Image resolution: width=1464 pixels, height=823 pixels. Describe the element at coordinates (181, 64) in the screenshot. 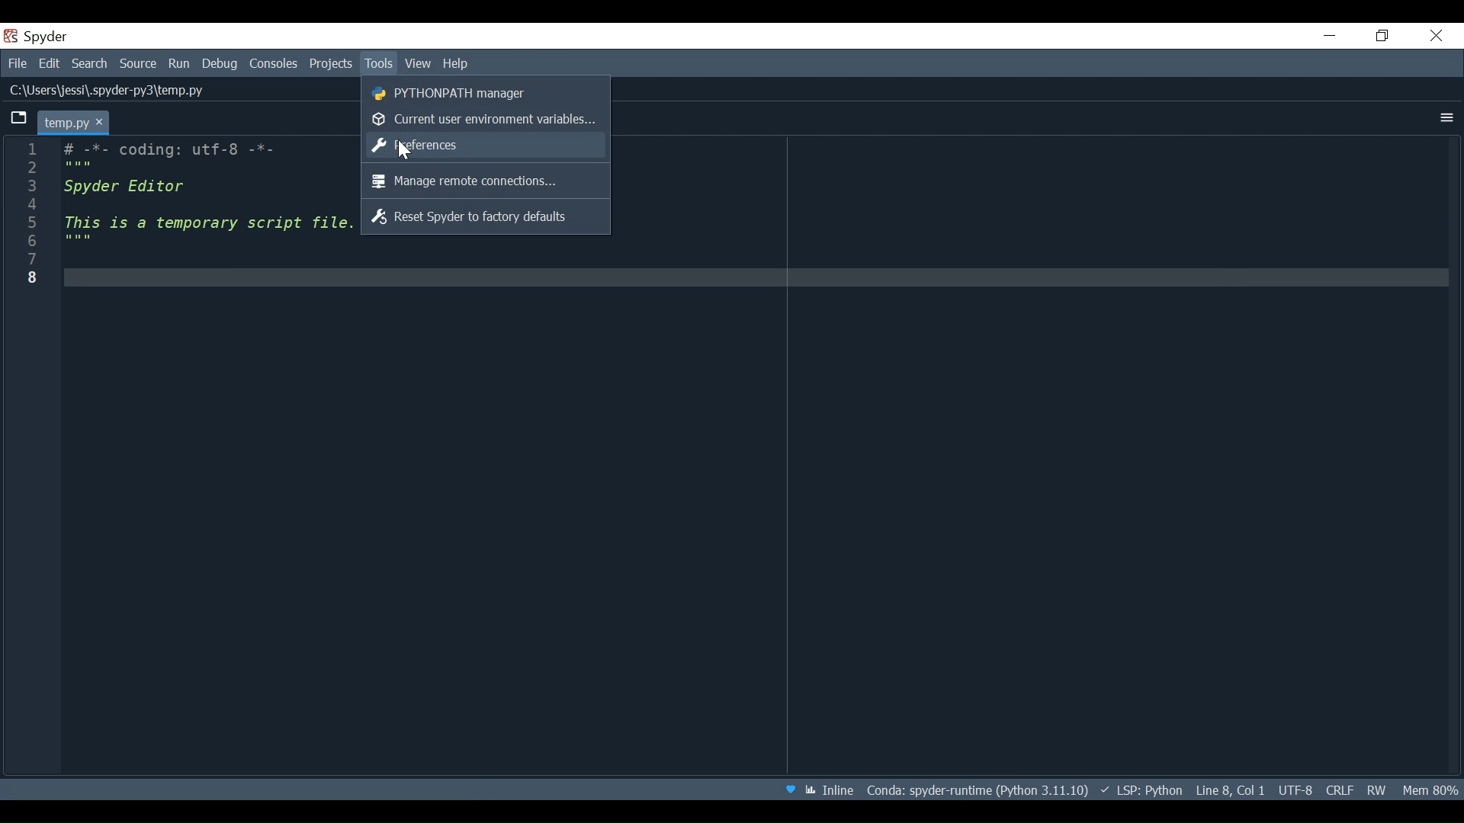

I see `Run` at that location.